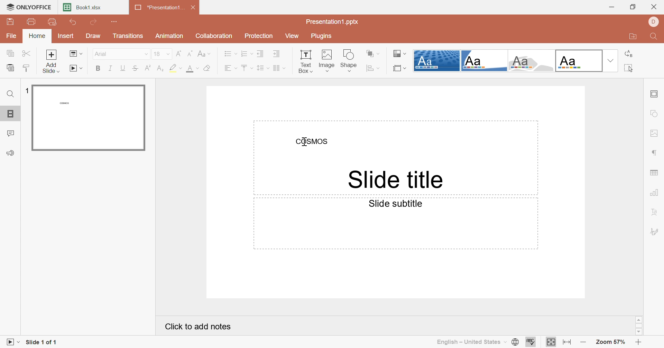 The width and height of the screenshot is (664, 348). I want to click on Drop down, so click(612, 61).